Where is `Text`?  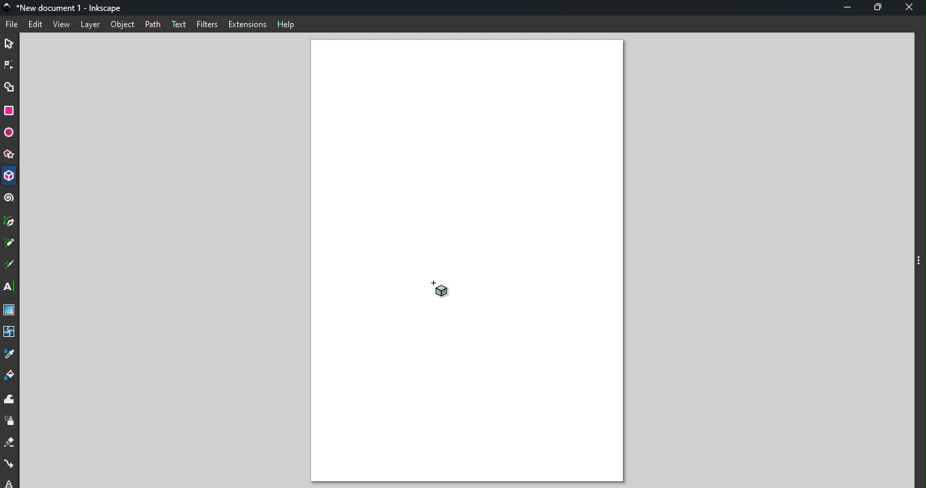 Text is located at coordinates (180, 25).